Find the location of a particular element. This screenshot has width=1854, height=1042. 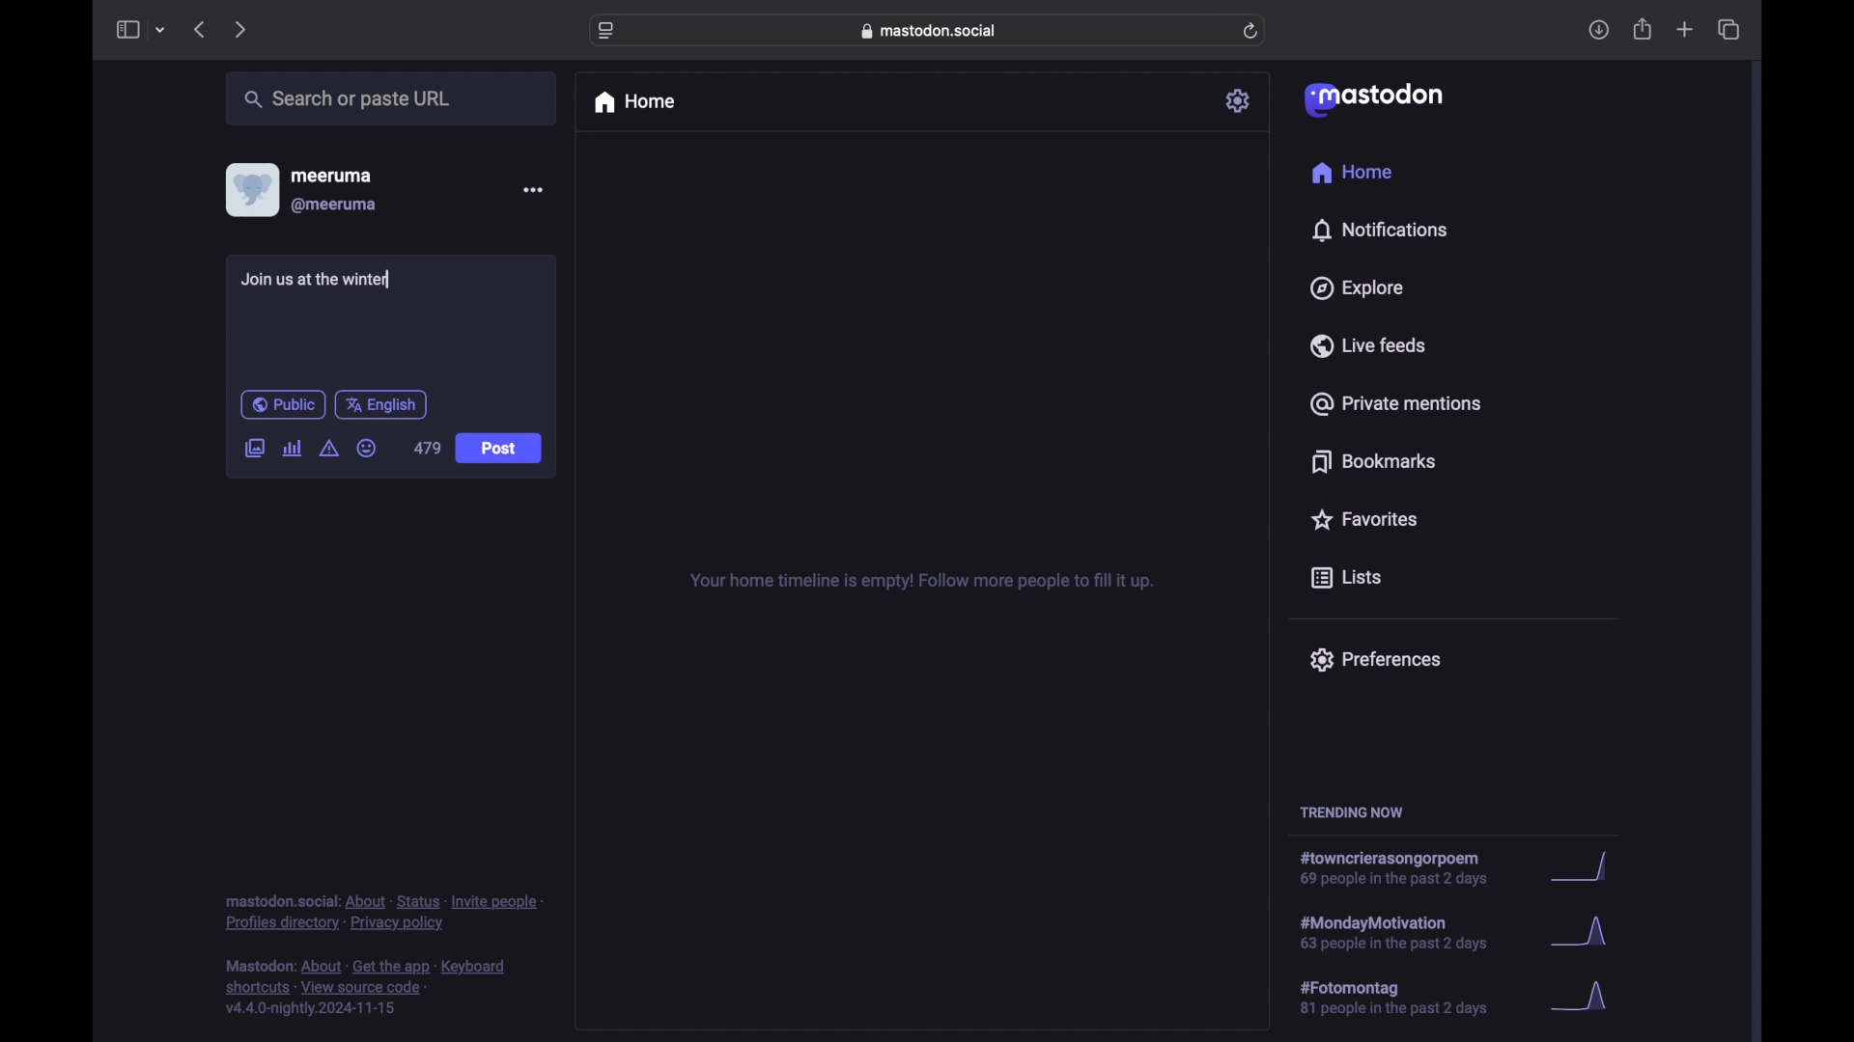

trending now is located at coordinates (1351, 812).